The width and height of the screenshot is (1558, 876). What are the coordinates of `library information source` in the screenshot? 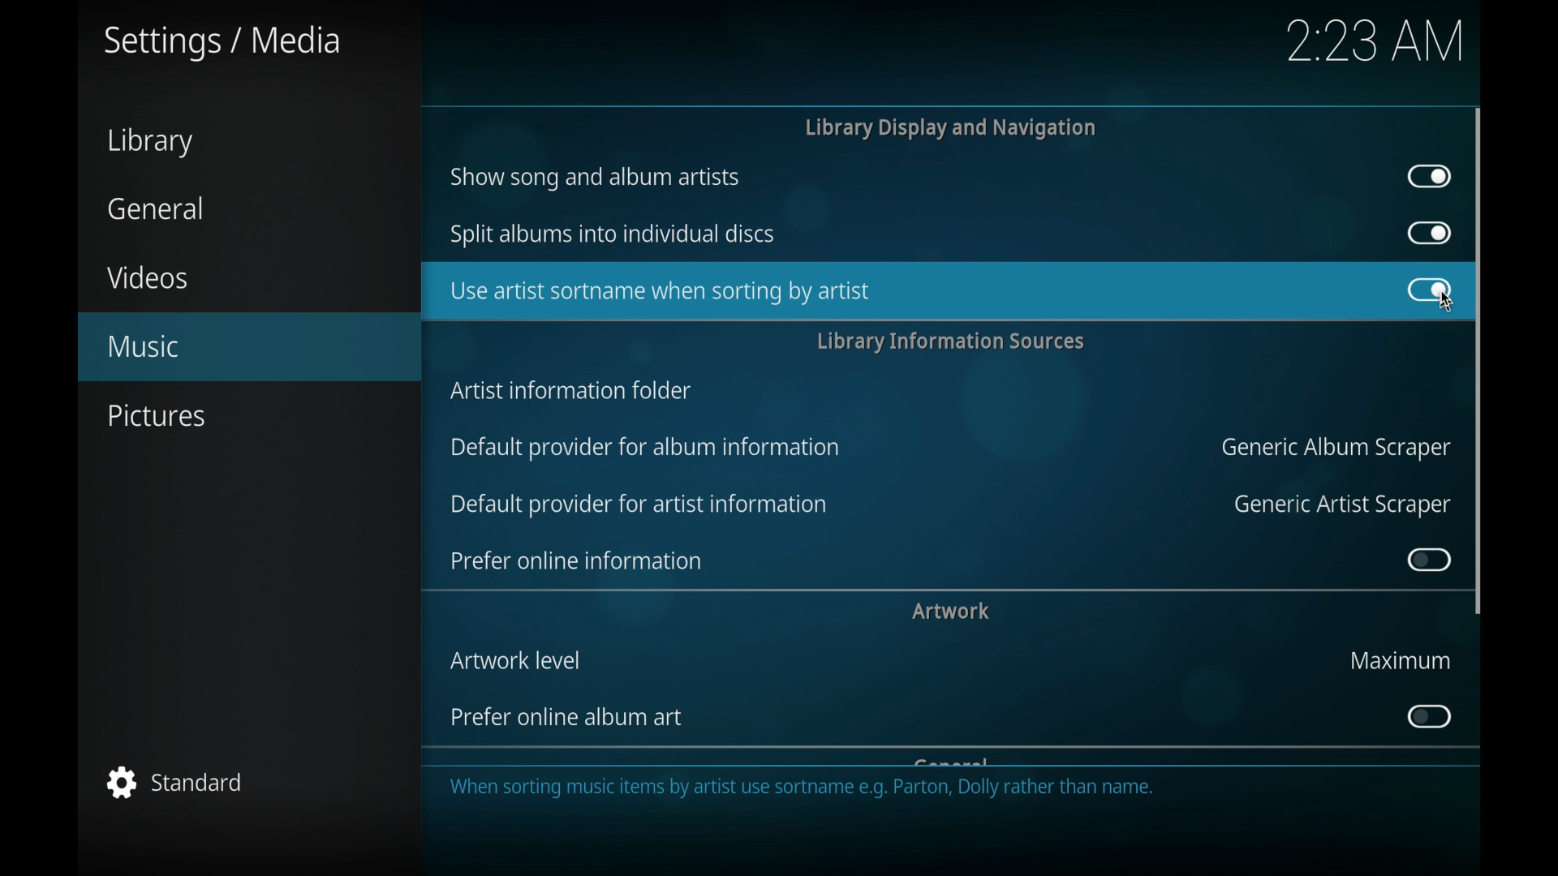 It's located at (950, 341).